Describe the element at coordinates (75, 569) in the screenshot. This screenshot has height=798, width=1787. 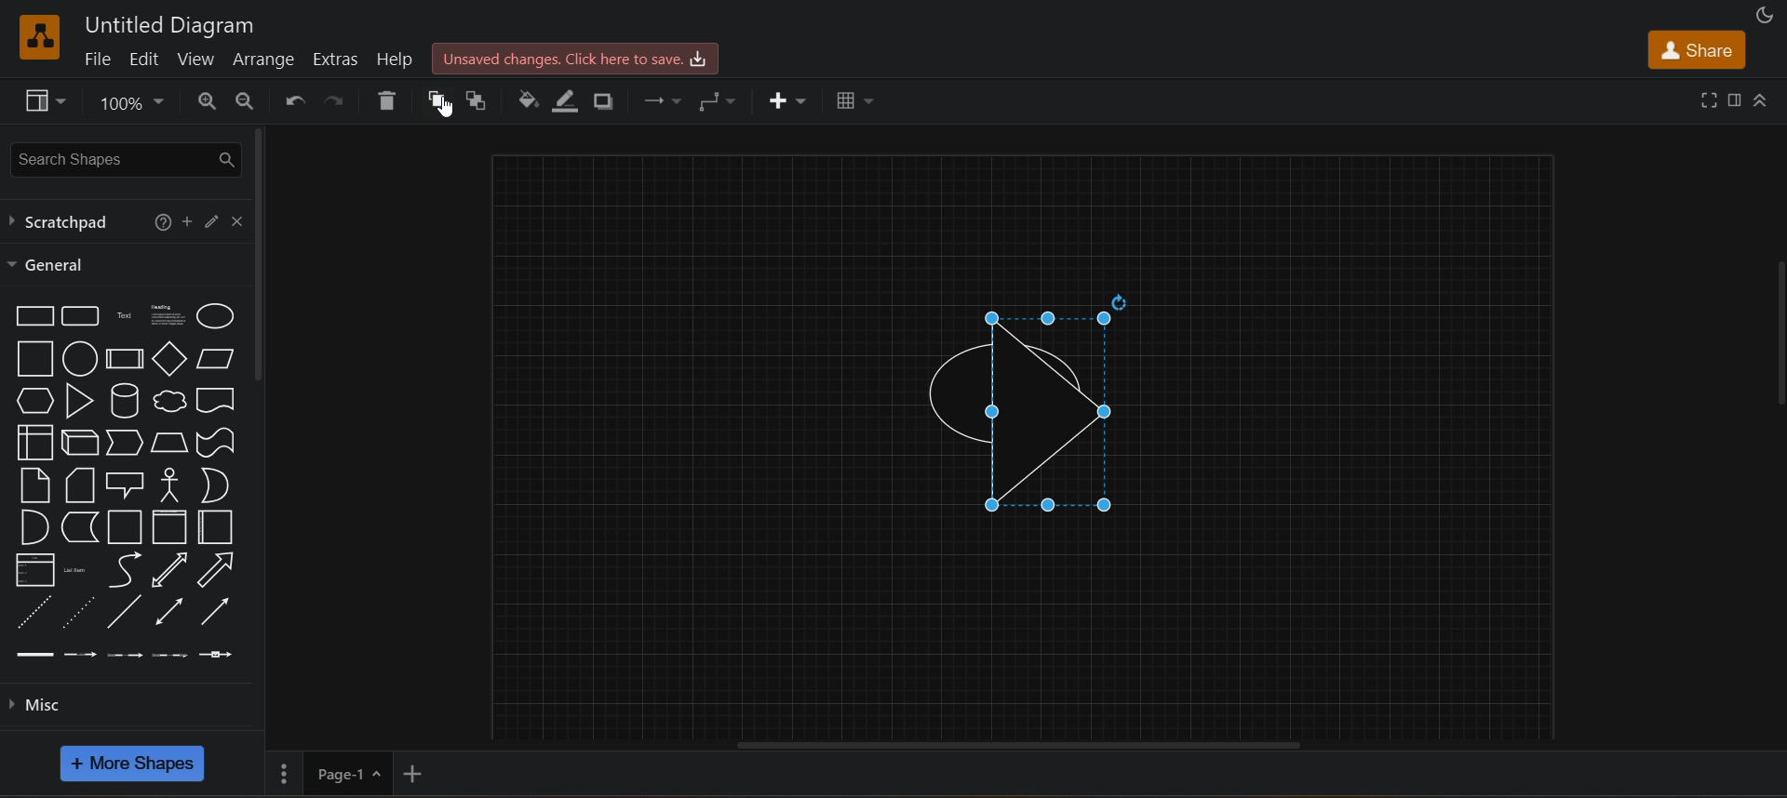
I see `list item` at that location.